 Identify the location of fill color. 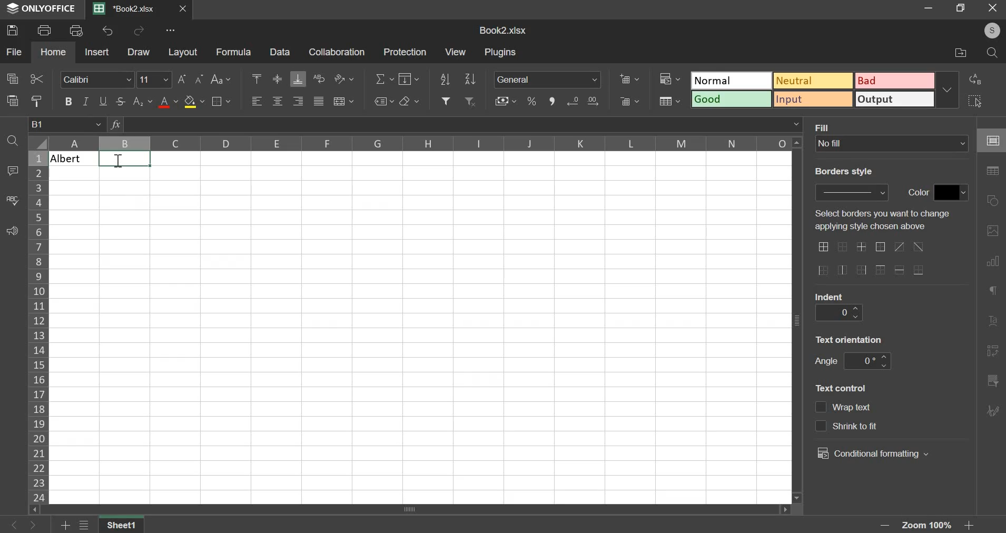
(194, 102).